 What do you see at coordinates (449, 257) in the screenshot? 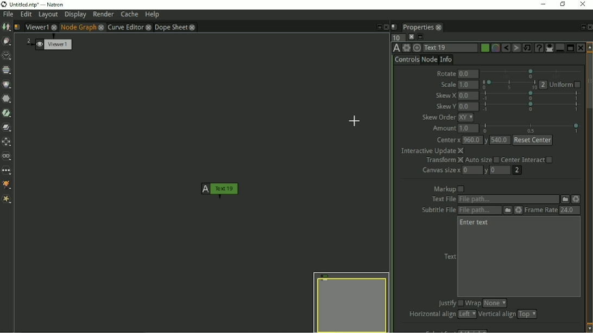
I see `Text` at bounding box center [449, 257].